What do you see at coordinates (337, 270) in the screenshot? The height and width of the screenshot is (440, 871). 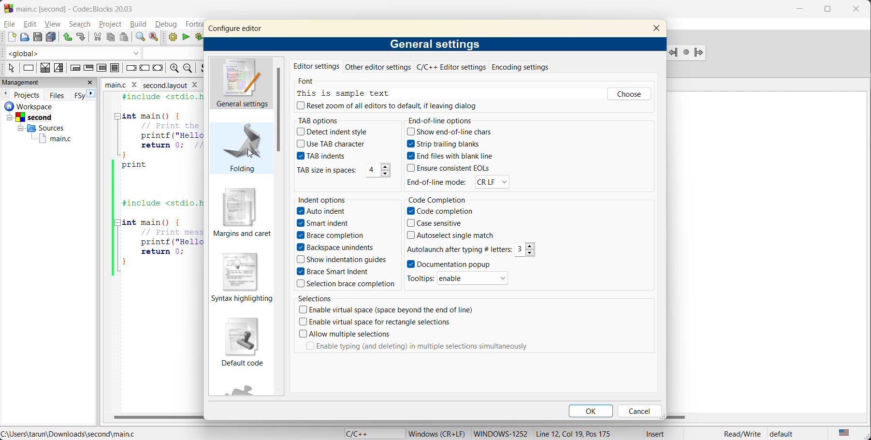 I see `Brace Smart Indent` at bounding box center [337, 270].